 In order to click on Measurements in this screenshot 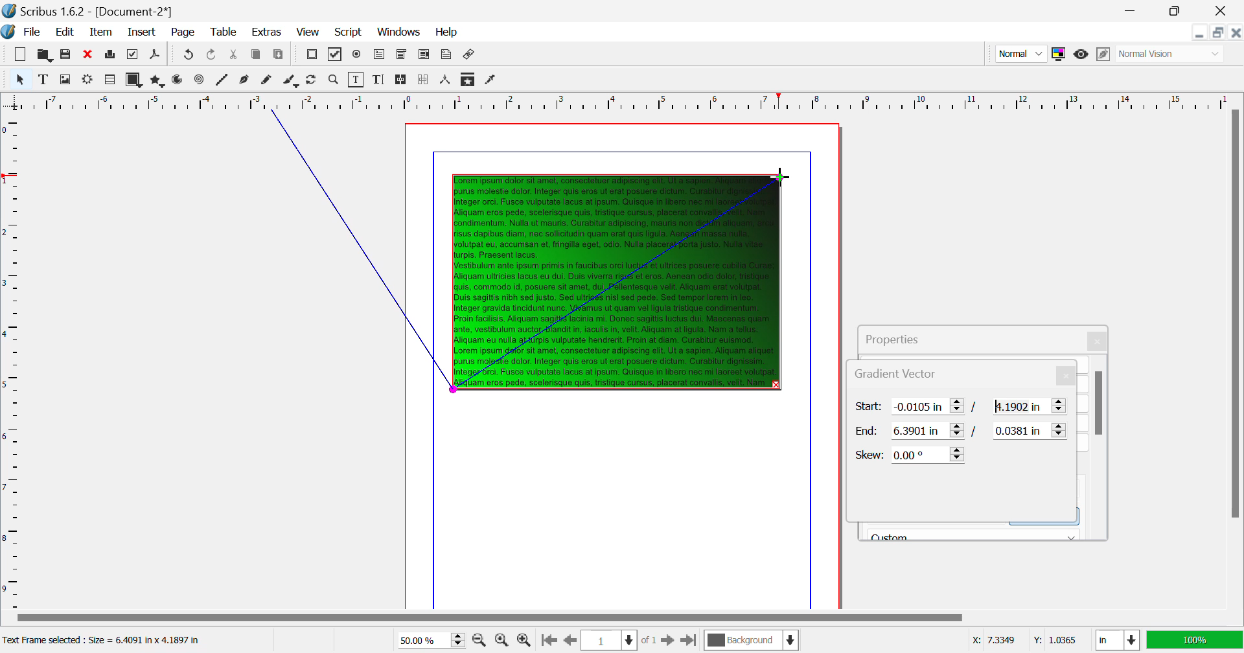, I will do `click(446, 81)`.